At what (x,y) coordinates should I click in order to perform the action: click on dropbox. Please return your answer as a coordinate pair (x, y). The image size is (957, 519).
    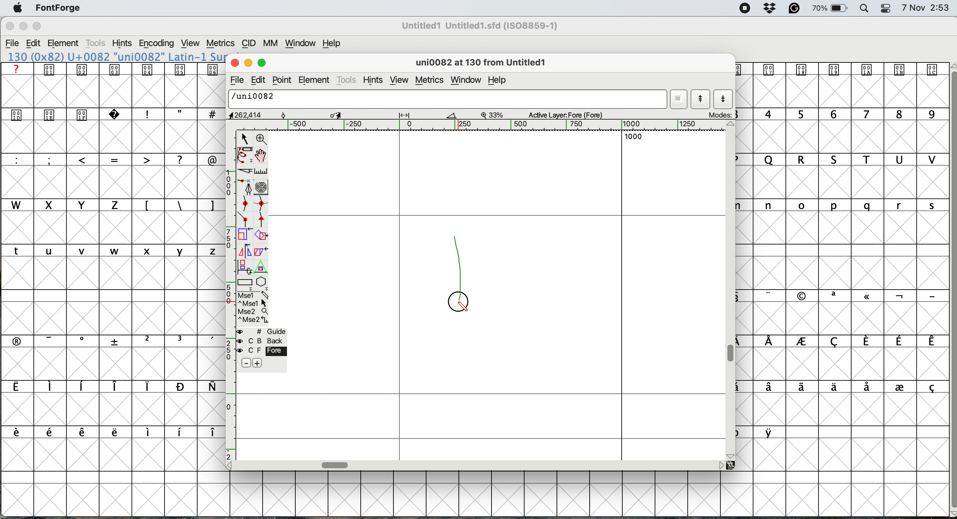
    Looking at the image, I should click on (771, 9).